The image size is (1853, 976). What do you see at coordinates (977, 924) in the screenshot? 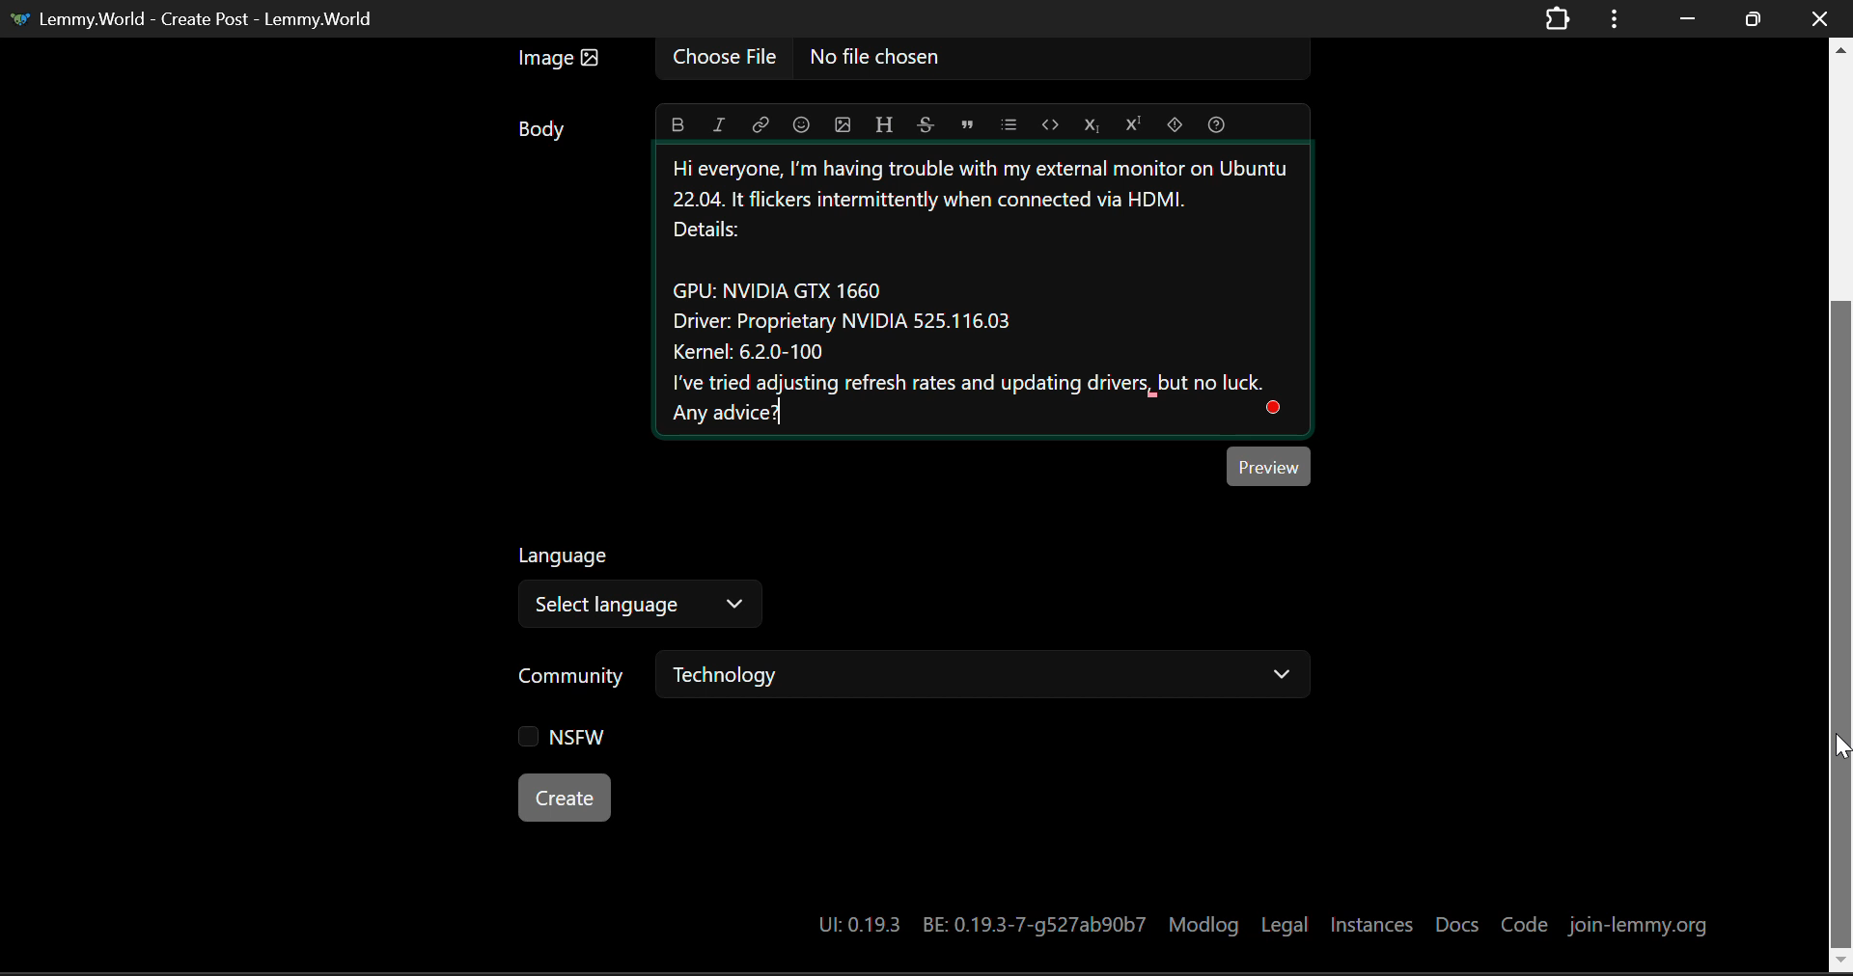
I see `UI:0.19.3 BE:0.19.3-7-g527ab90b7` at bounding box center [977, 924].